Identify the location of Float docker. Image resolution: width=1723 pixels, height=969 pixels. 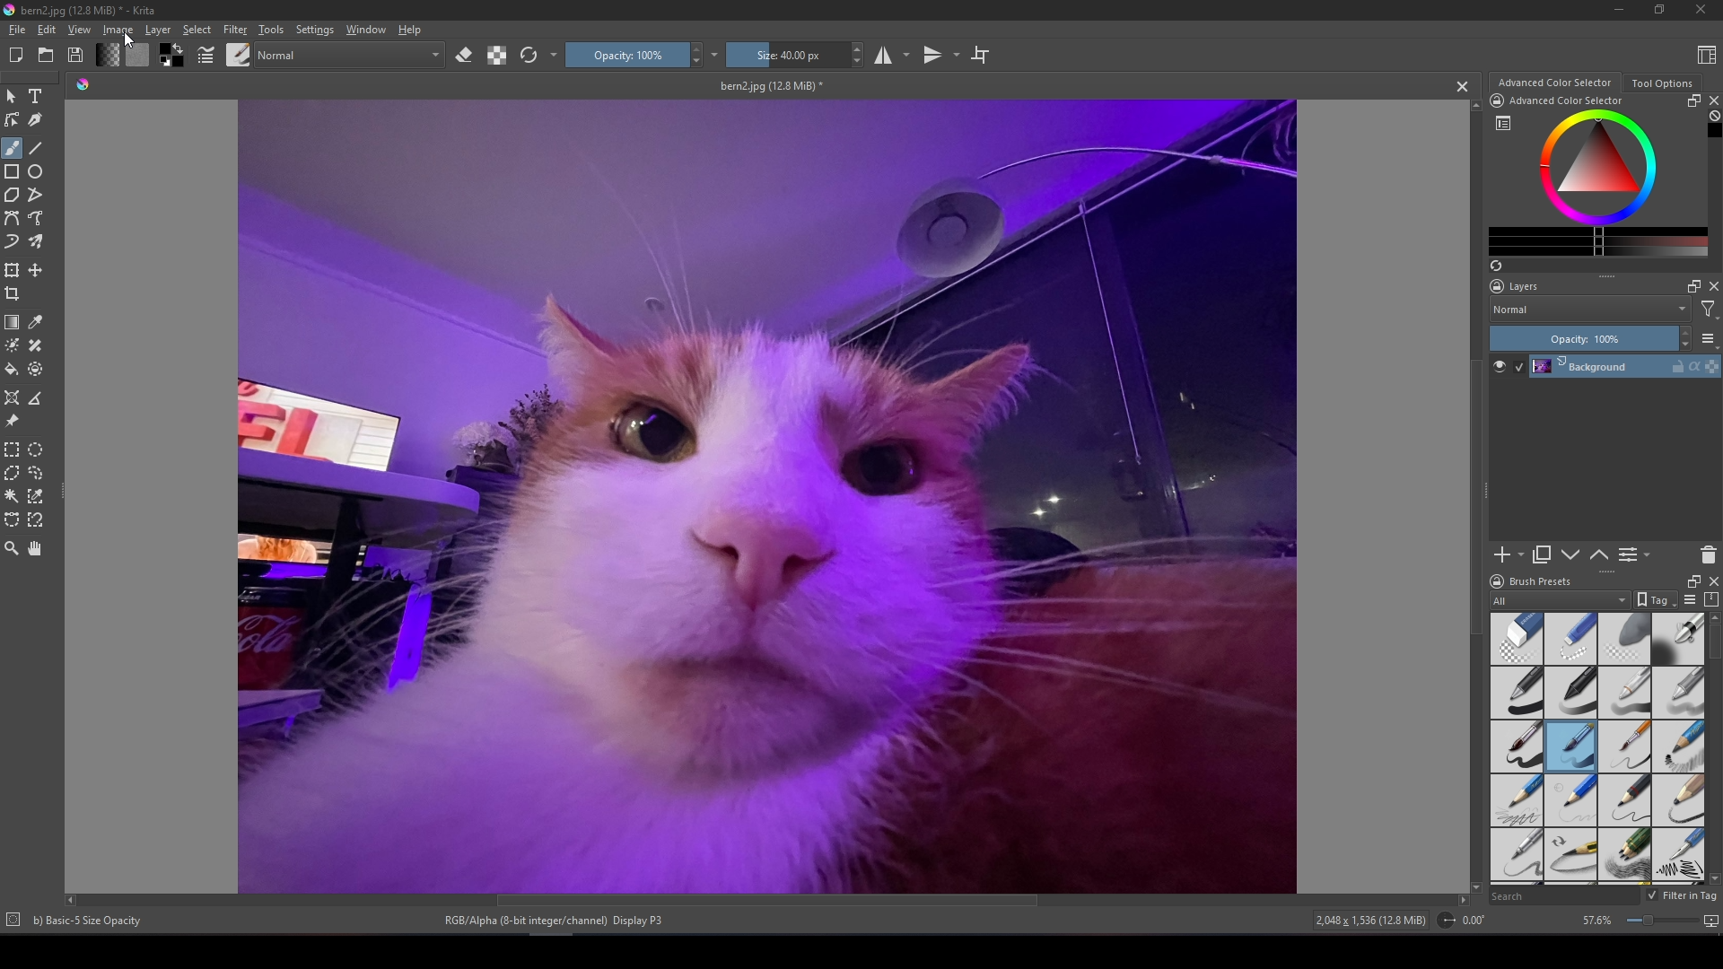
(1692, 286).